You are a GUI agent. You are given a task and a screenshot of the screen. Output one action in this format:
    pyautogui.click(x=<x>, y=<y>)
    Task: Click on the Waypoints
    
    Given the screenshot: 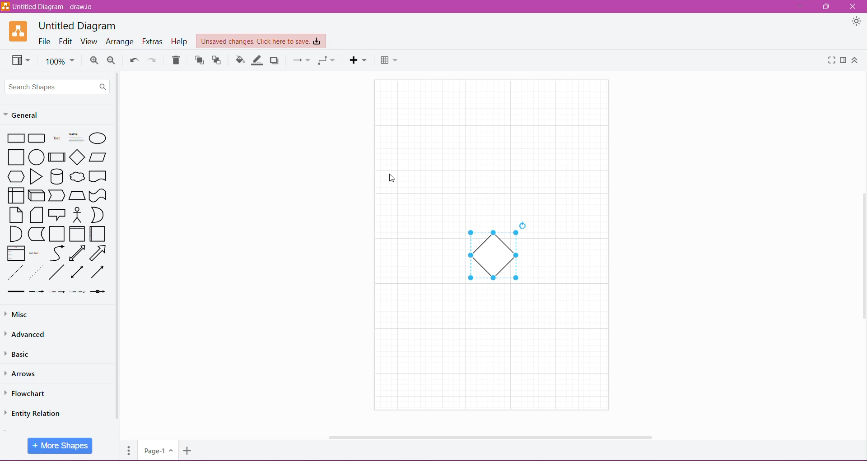 What is the action you would take?
    pyautogui.click(x=327, y=60)
    